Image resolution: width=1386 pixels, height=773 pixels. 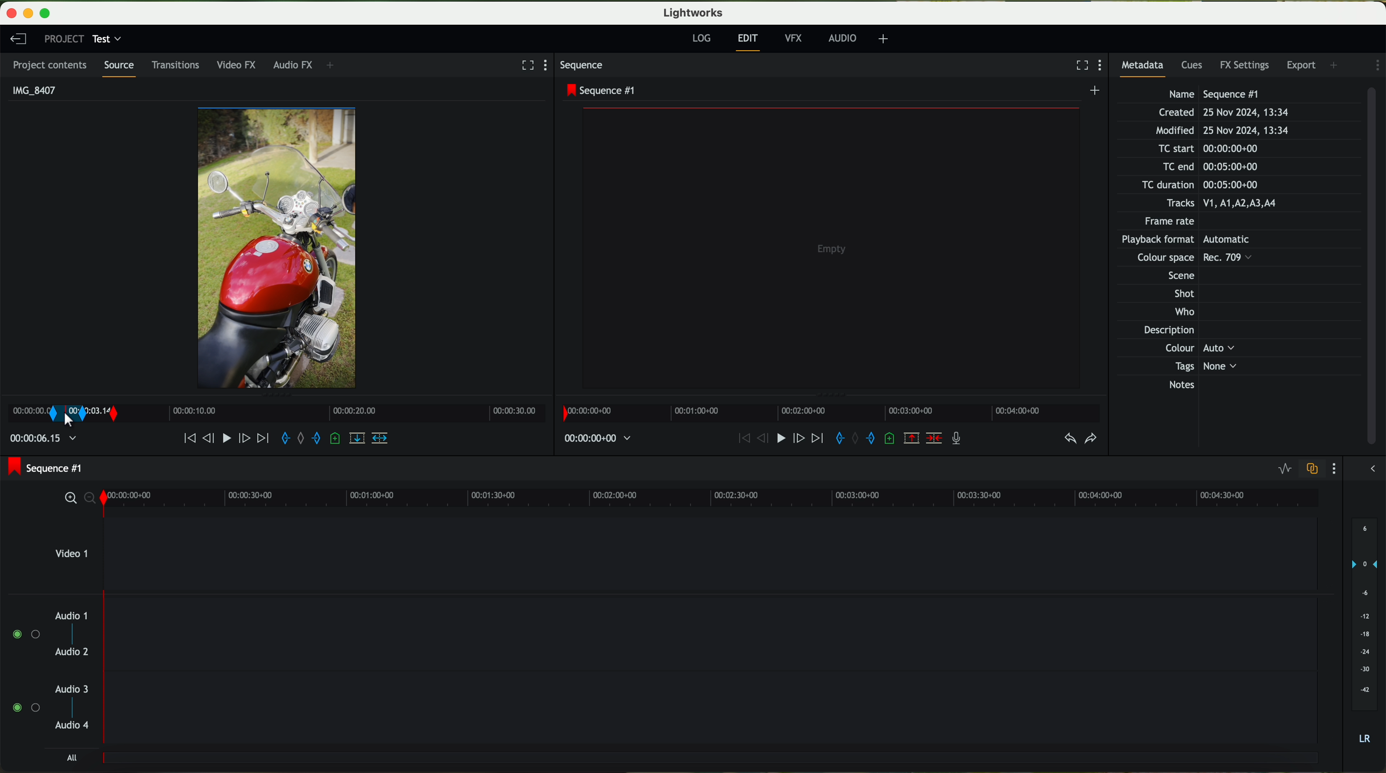 What do you see at coordinates (934, 439) in the screenshot?
I see `delete/cut` at bounding box center [934, 439].